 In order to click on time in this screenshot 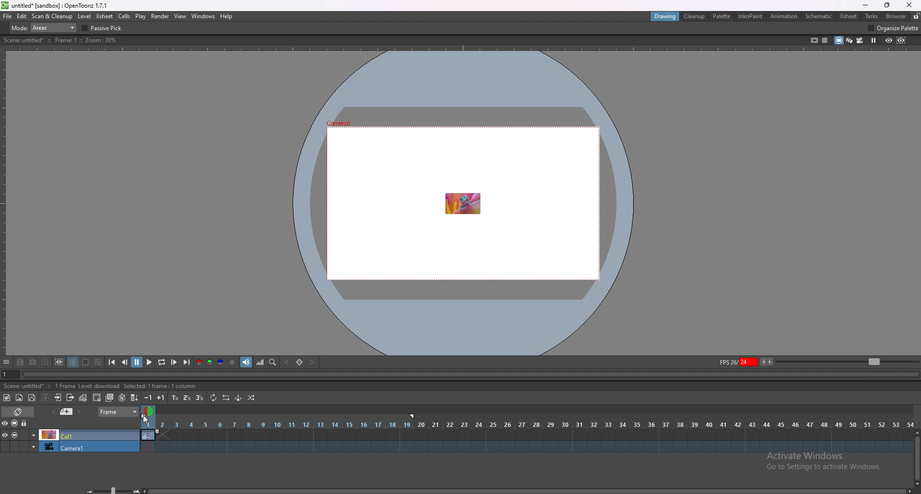, I will do `click(527, 424)`.